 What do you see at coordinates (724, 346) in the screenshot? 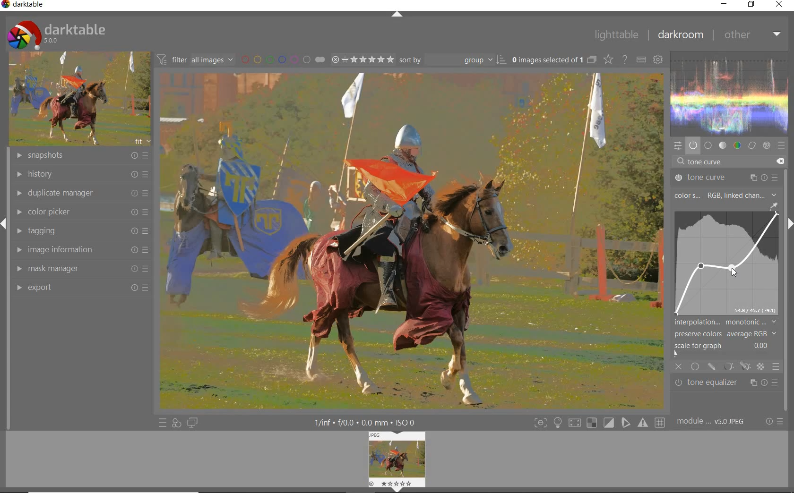
I see `scale for graph` at bounding box center [724, 346].